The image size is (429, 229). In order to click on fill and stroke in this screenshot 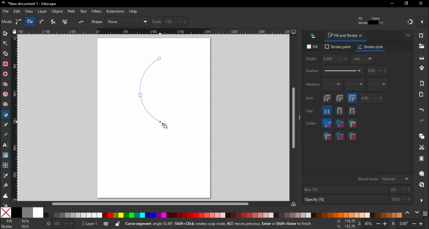, I will do `click(346, 36)`.